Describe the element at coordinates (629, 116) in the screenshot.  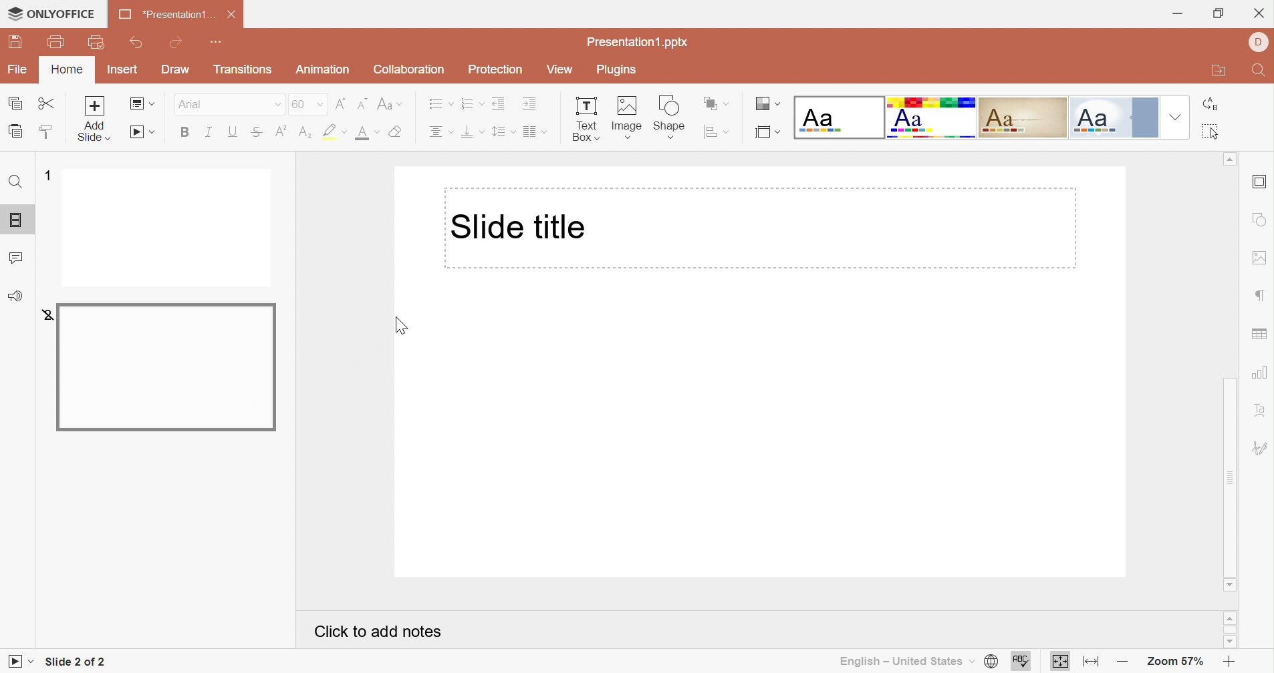
I see `Image` at that location.